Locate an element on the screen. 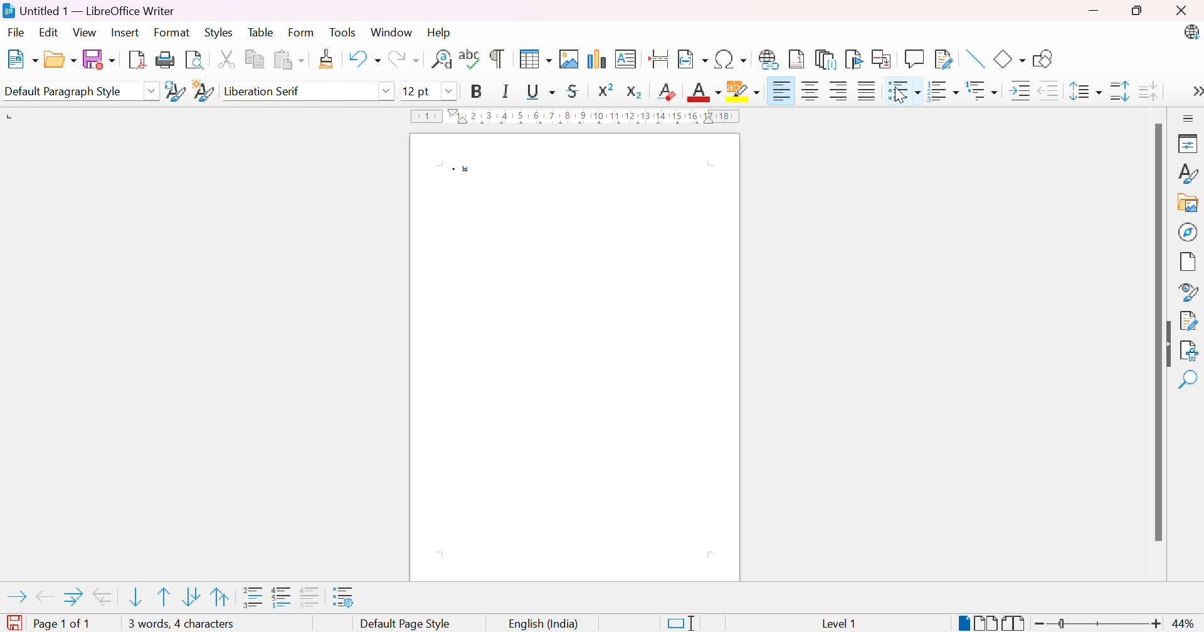 The image size is (1204, 632). More is located at coordinates (1196, 93).